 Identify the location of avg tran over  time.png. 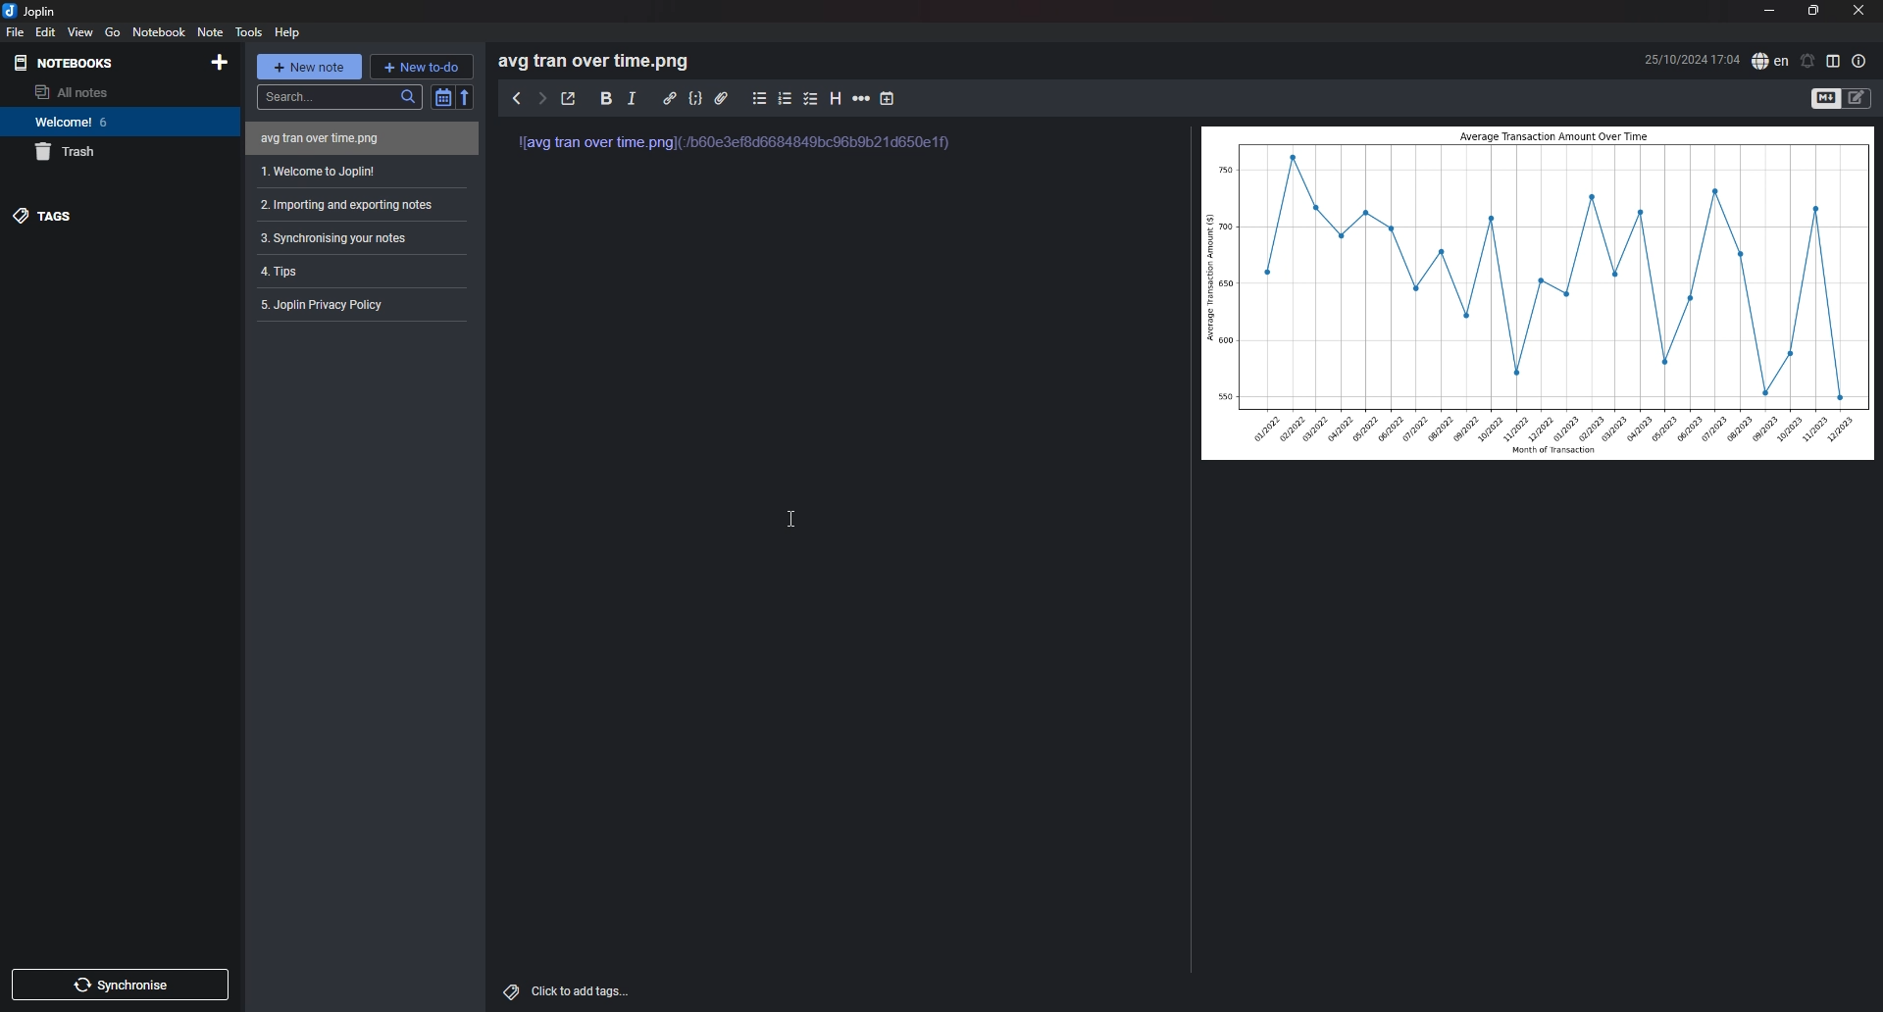
(603, 61).